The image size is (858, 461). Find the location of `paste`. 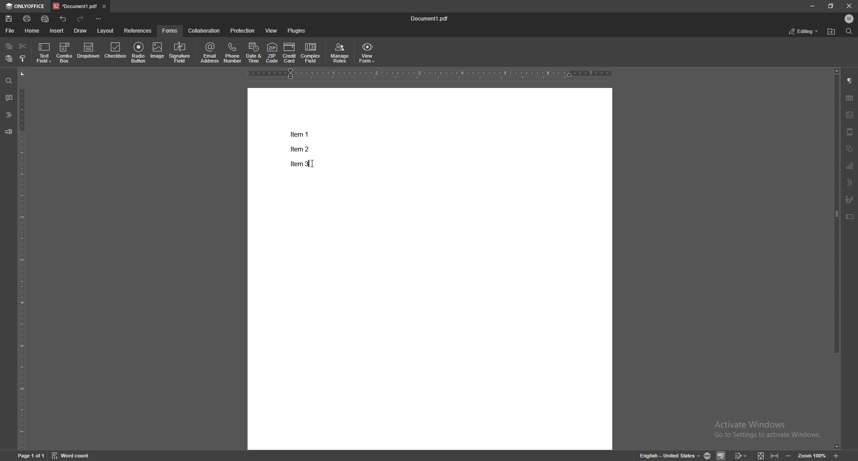

paste is located at coordinates (8, 59).